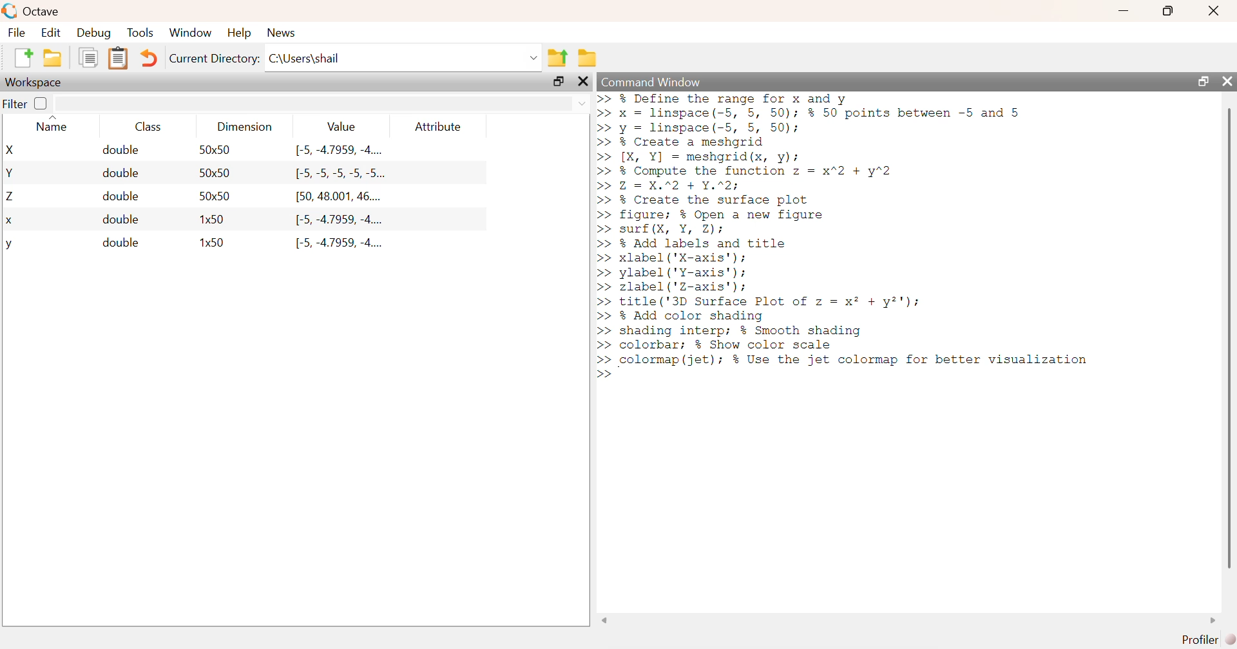 This screenshot has height=649, width=1237. Describe the element at coordinates (582, 103) in the screenshot. I see `dropdown` at that location.